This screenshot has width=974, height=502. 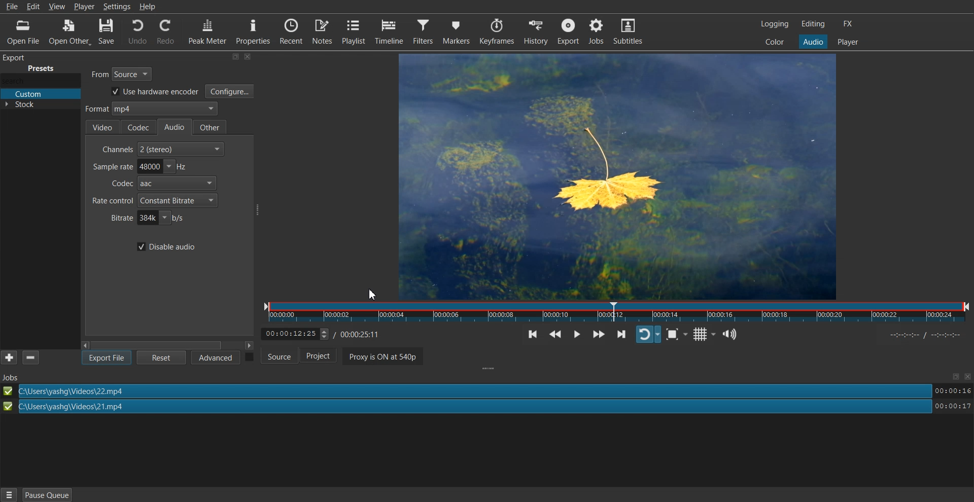 What do you see at coordinates (165, 31) in the screenshot?
I see `Redo` at bounding box center [165, 31].